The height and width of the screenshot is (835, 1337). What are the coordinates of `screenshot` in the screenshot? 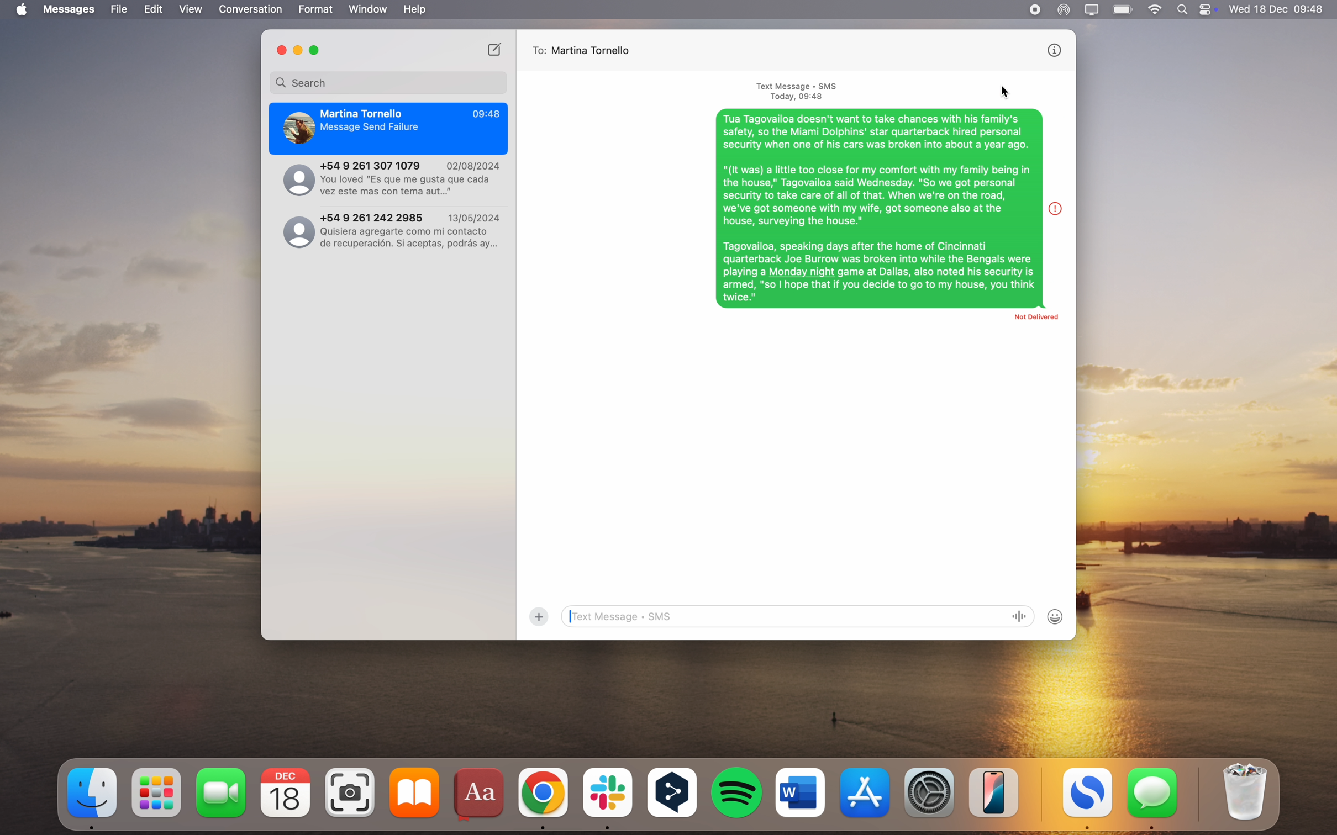 It's located at (352, 793).